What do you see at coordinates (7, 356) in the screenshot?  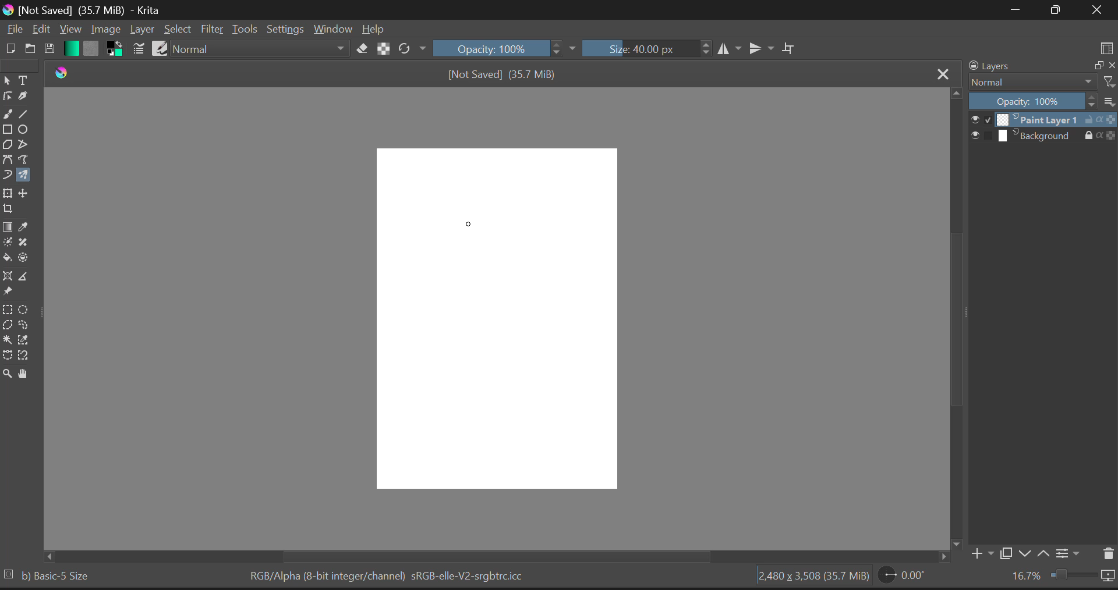 I see `Bezier Curve Selection` at bounding box center [7, 356].